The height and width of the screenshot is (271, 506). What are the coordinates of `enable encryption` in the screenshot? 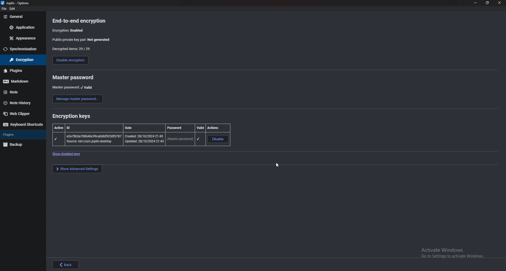 It's located at (71, 60).